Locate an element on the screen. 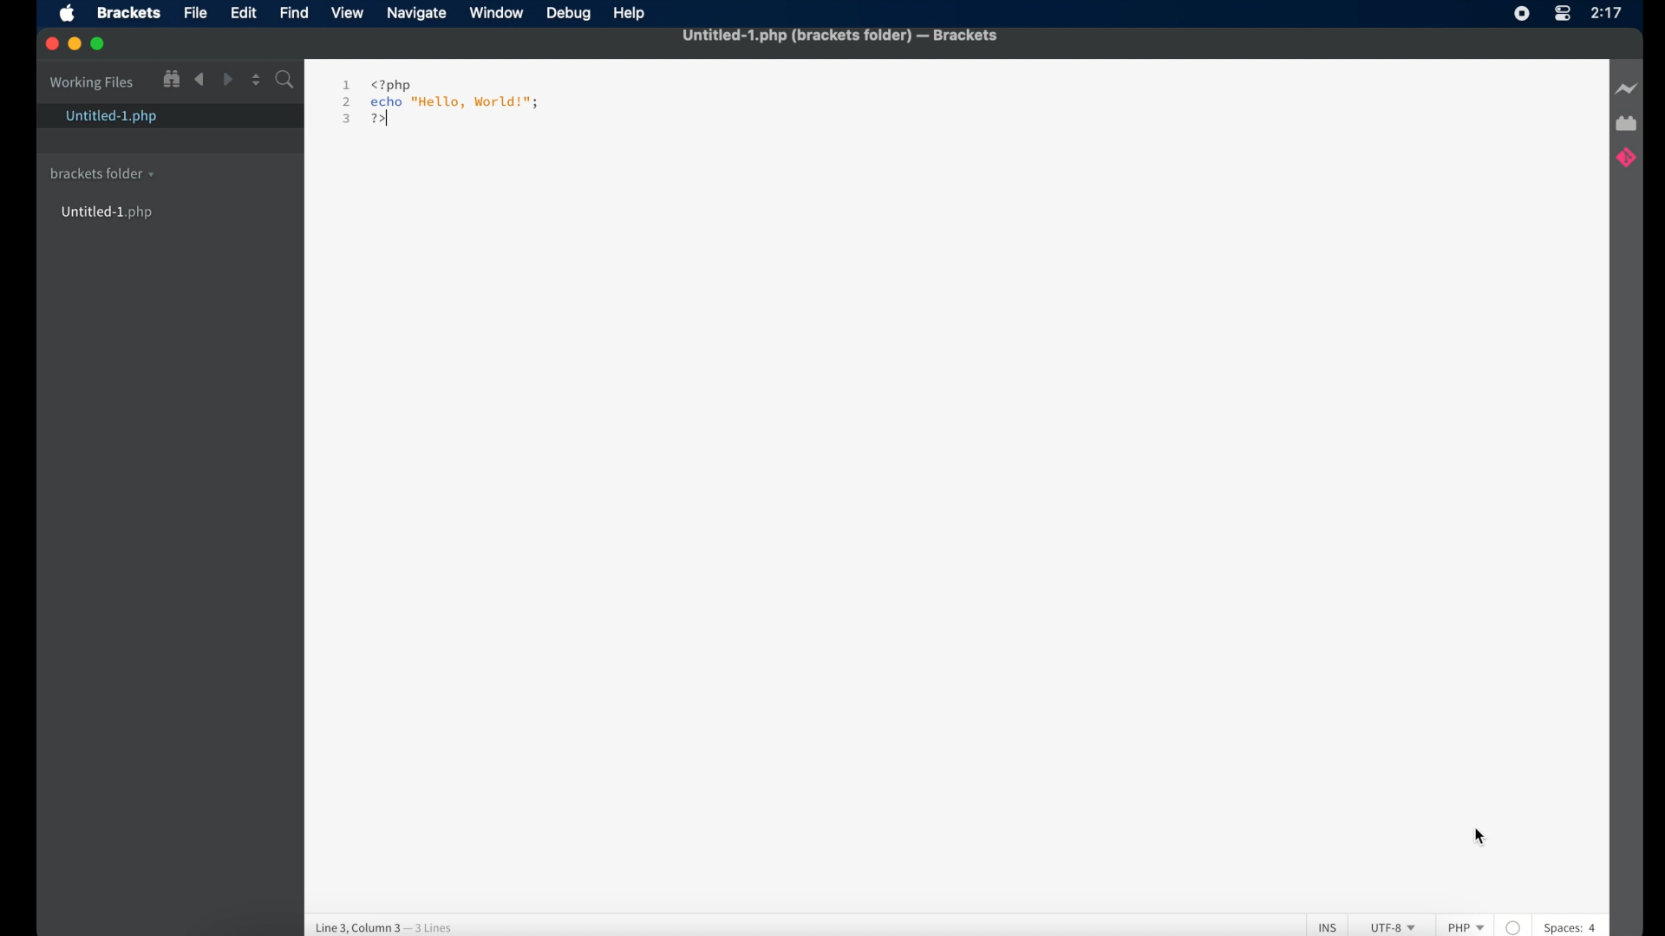 Image resolution: width=1665 pixels, height=936 pixels. screen recorder is located at coordinates (1521, 14).